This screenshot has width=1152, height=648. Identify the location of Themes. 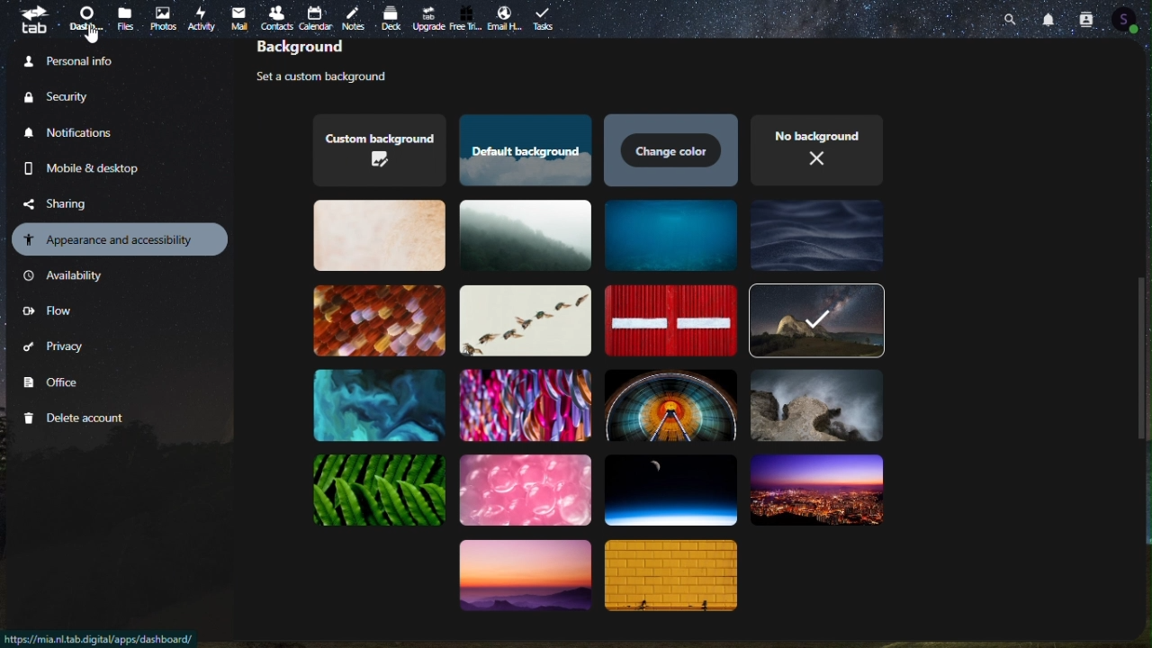
(817, 236).